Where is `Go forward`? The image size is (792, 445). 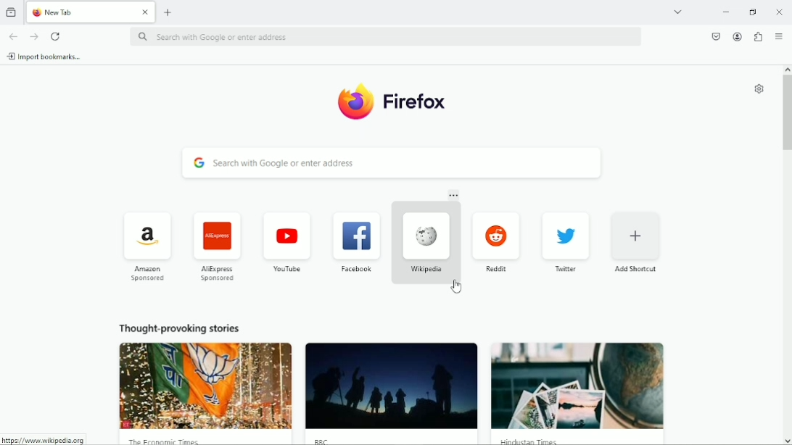
Go forward is located at coordinates (33, 36).